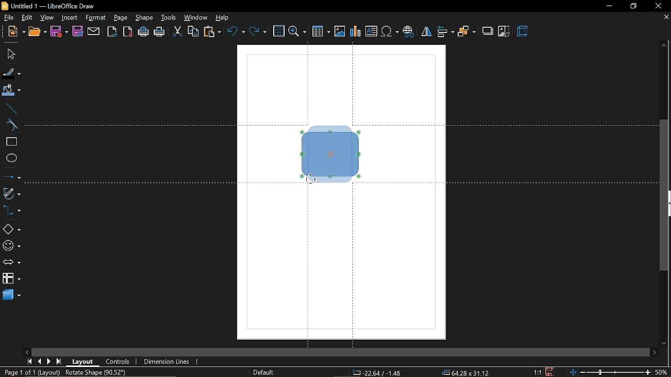 The width and height of the screenshot is (671, 377). Describe the element at coordinates (96, 372) in the screenshot. I see `Rotate shape(90.52)` at that location.